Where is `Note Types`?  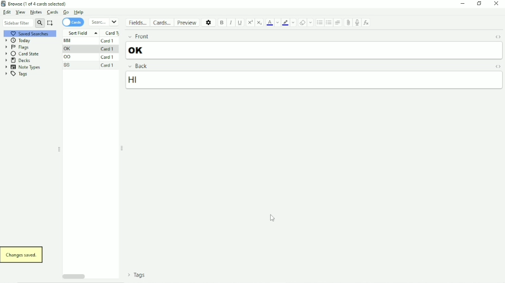 Note Types is located at coordinates (22, 67).